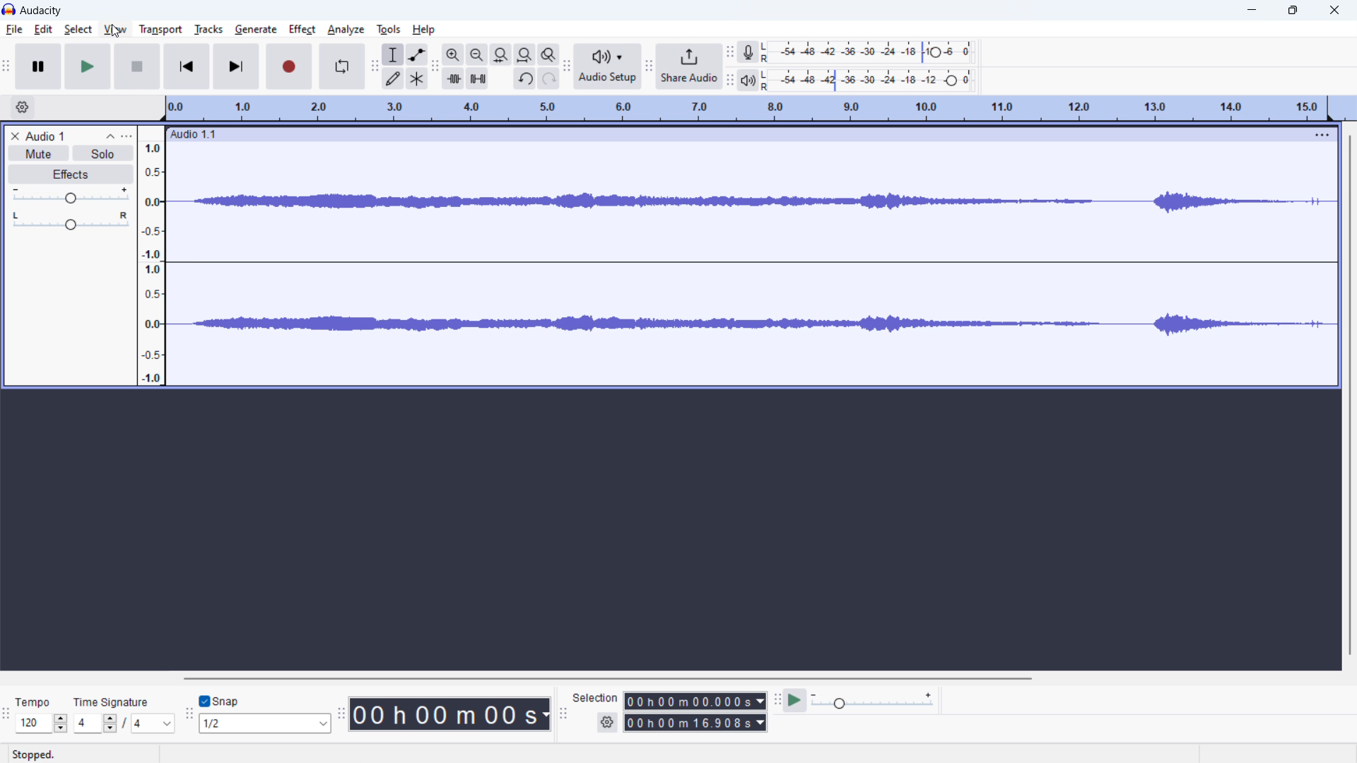  I want to click on analyze, so click(346, 30).